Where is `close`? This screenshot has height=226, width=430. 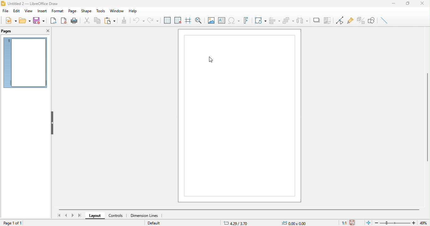
close is located at coordinates (423, 4).